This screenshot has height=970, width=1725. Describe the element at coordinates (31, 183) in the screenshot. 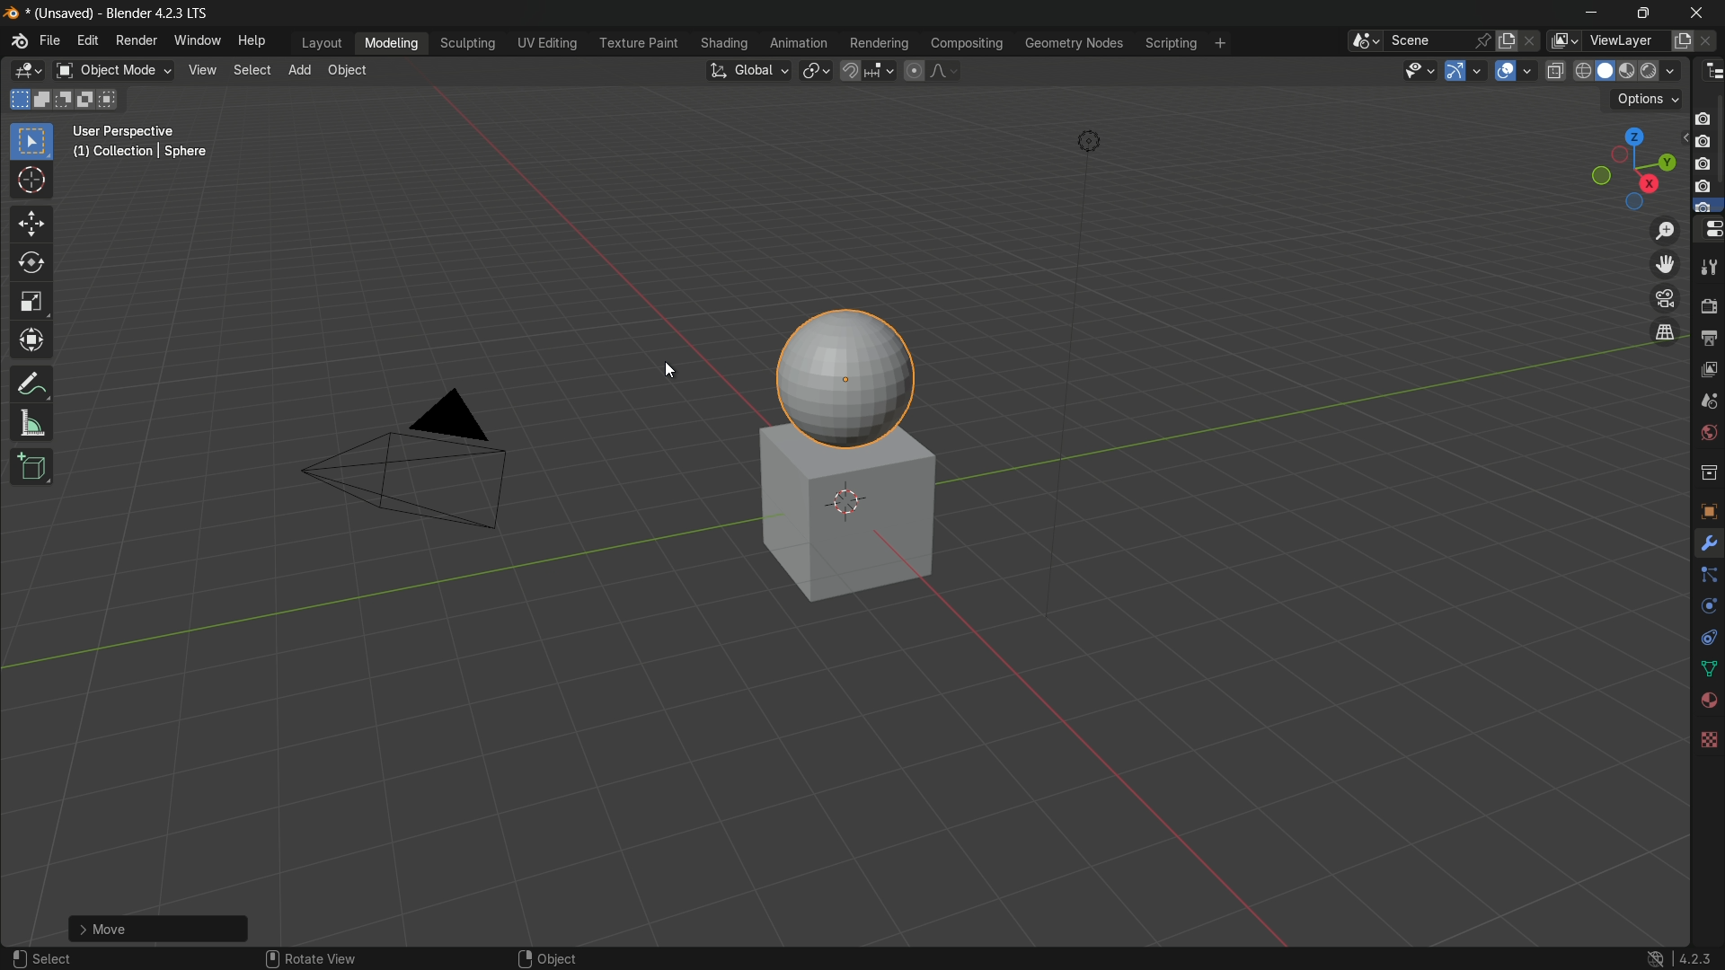

I see `cursor` at that location.